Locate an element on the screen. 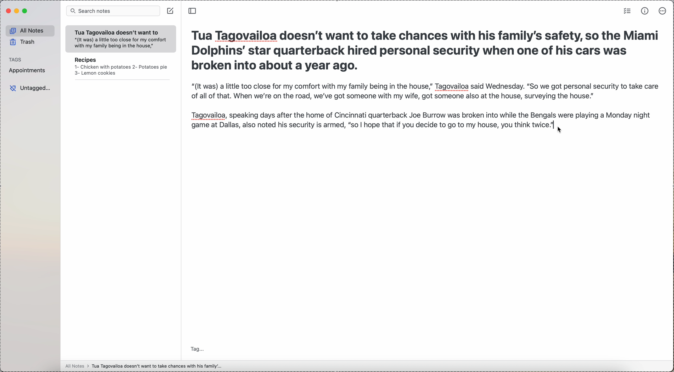 This screenshot has height=372, width=674. all notes is located at coordinates (30, 30).